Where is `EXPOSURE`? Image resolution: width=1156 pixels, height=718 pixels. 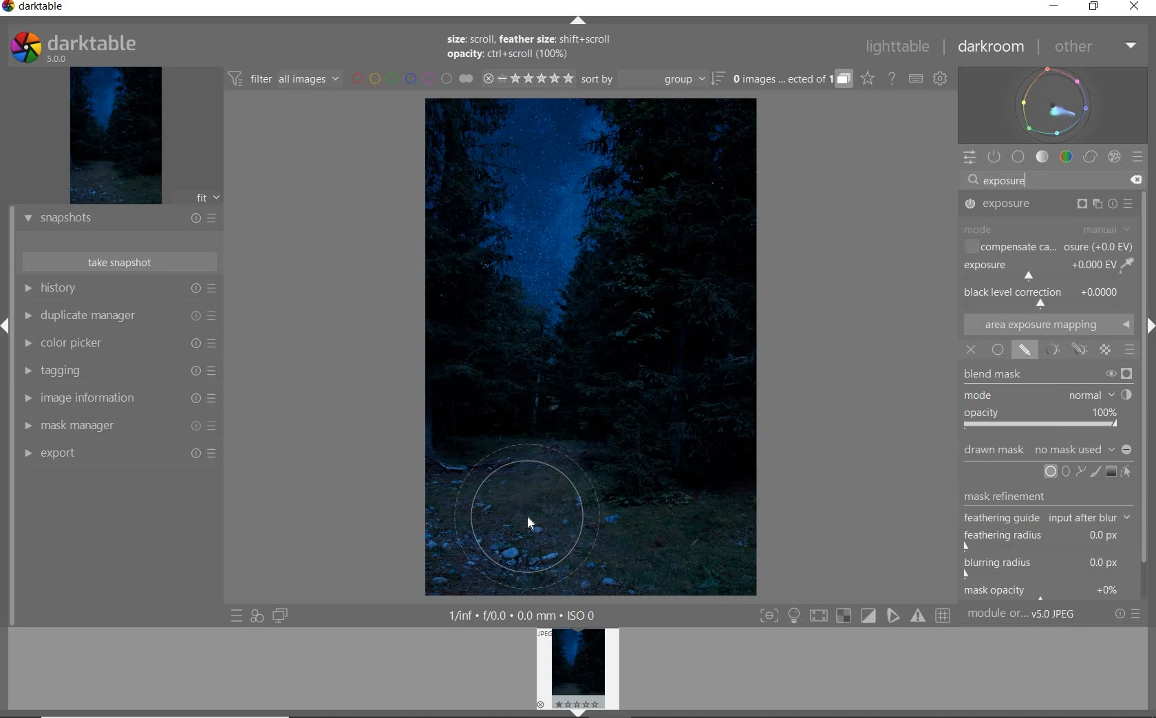
EXPOSURE is located at coordinates (1051, 204).